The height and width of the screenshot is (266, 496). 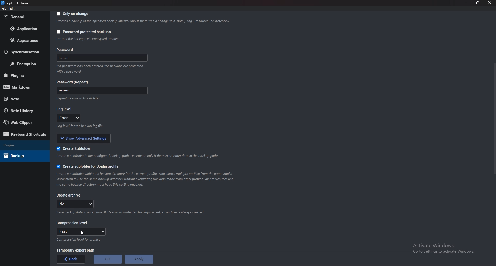 I want to click on error, so click(x=69, y=118).